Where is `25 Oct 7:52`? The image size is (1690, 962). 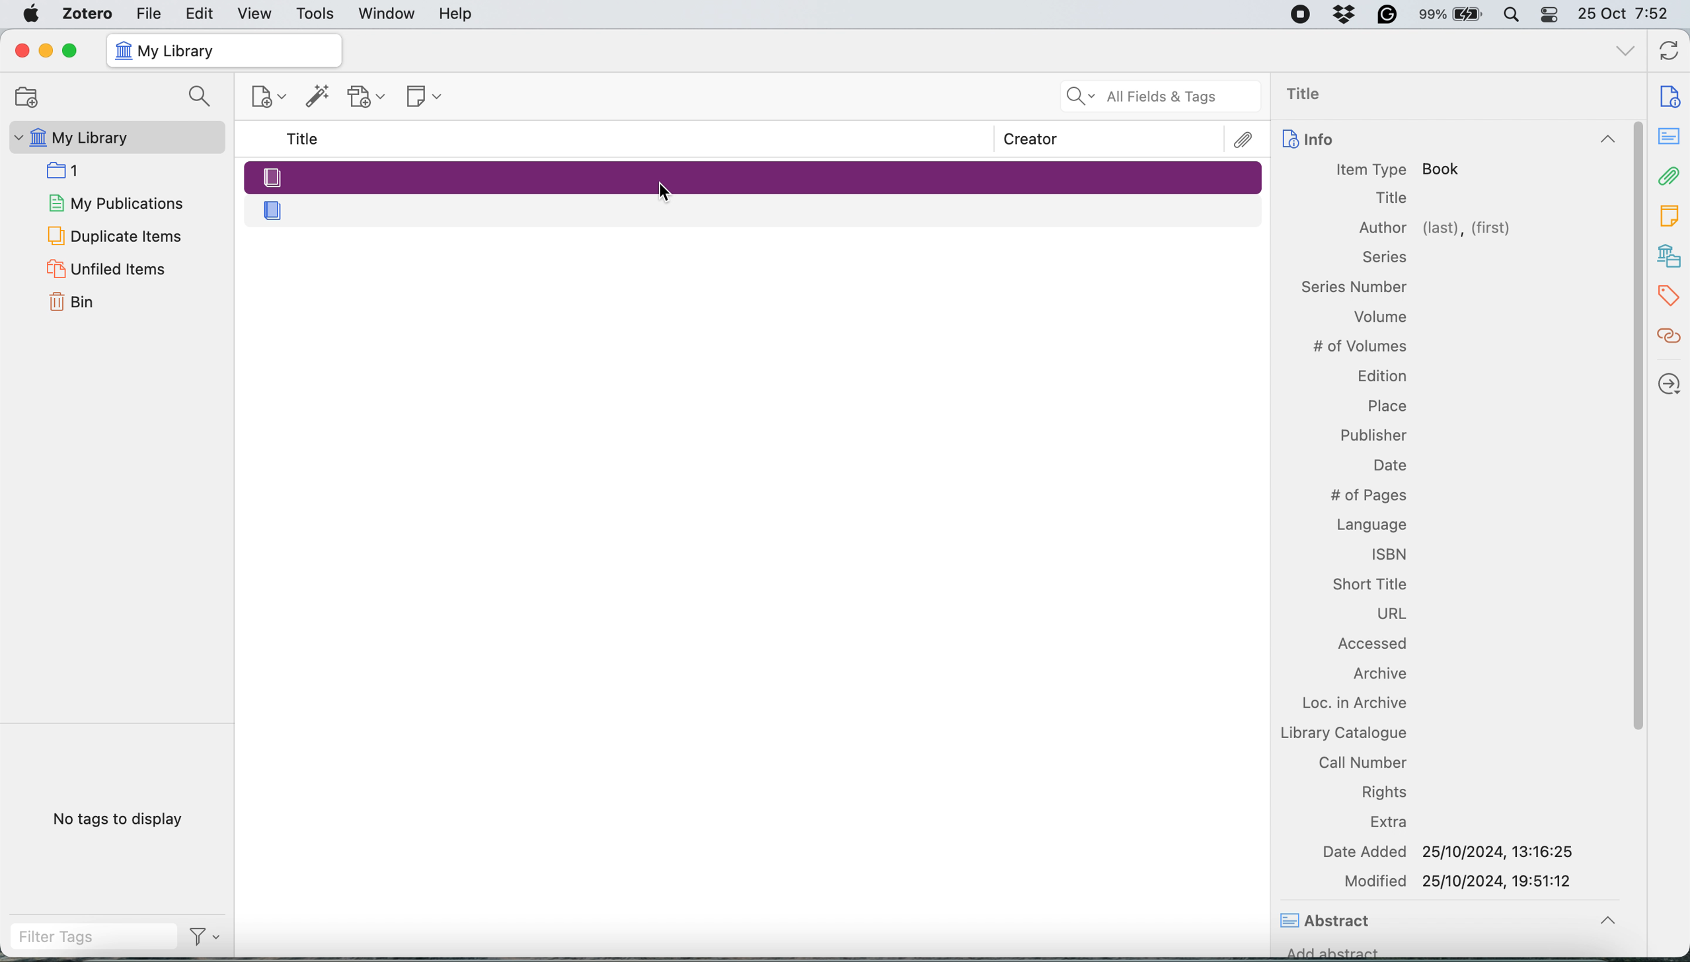
25 Oct 7:52 is located at coordinates (1630, 15).